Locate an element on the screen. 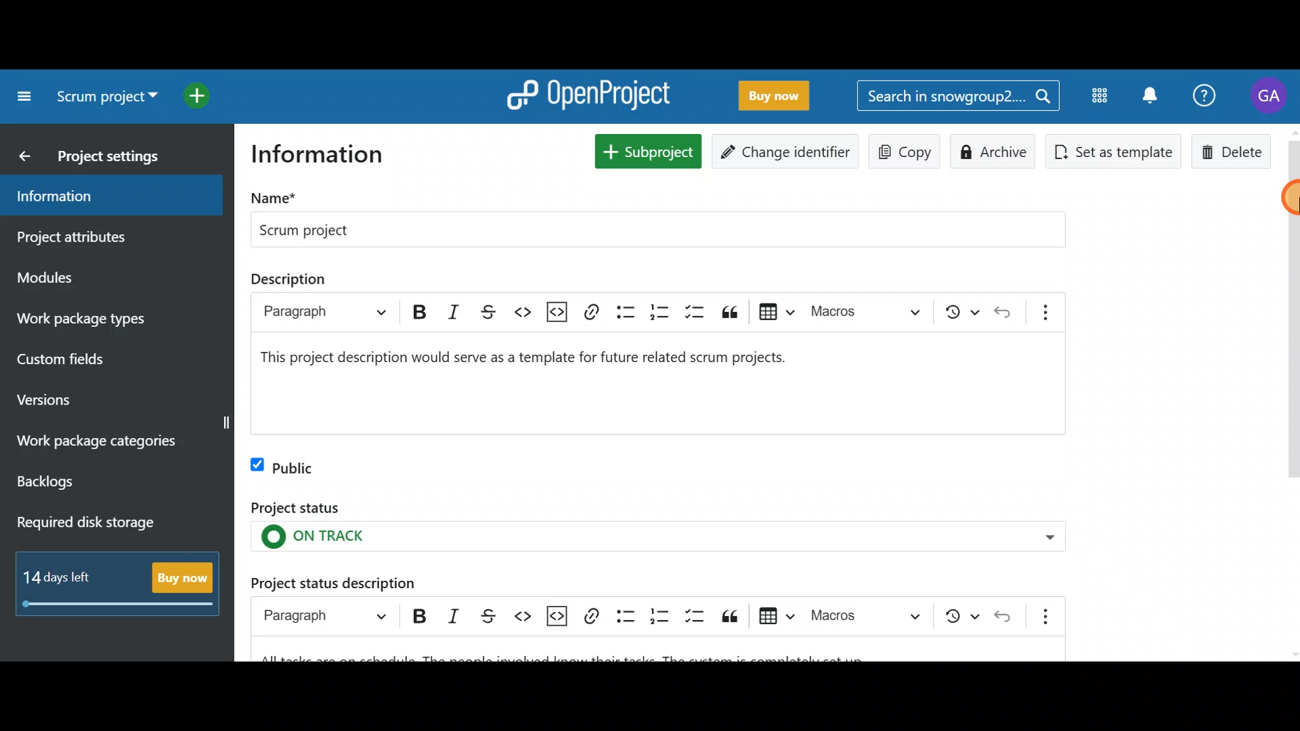 The image size is (1300, 731). Account name is located at coordinates (1272, 96).